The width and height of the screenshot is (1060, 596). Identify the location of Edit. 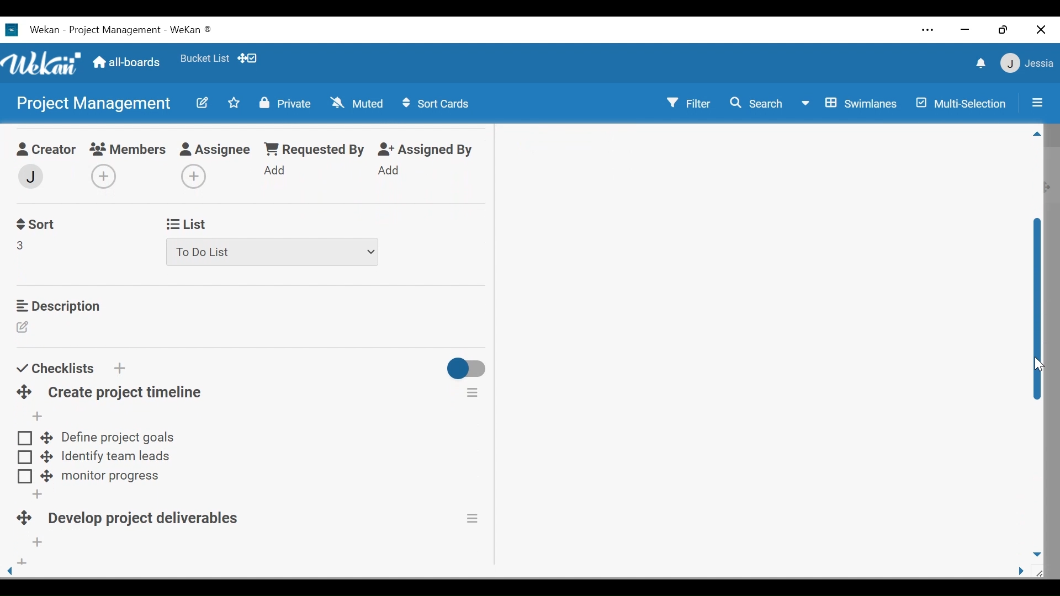
(24, 328).